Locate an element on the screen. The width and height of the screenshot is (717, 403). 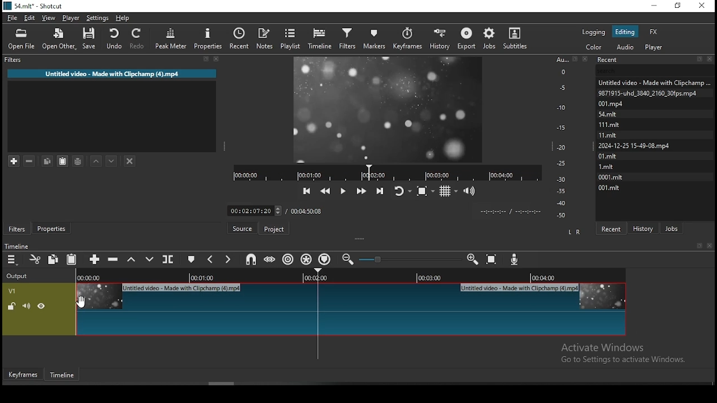
redo is located at coordinates (138, 39).